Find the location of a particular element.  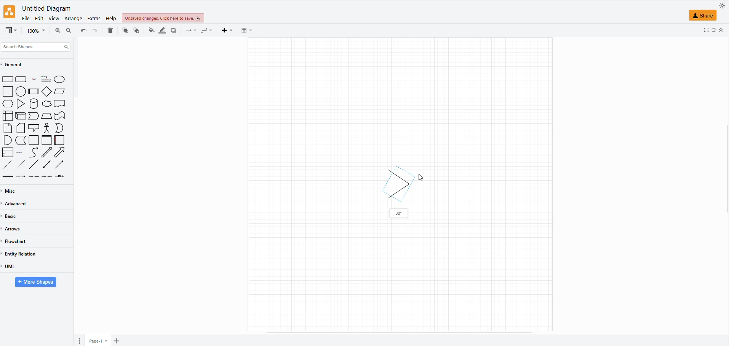

Table is located at coordinates (8, 116).